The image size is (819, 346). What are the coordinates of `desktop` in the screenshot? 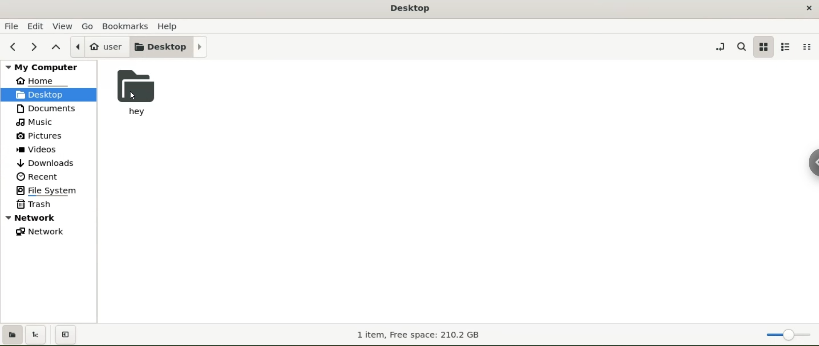 It's located at (49, 95).